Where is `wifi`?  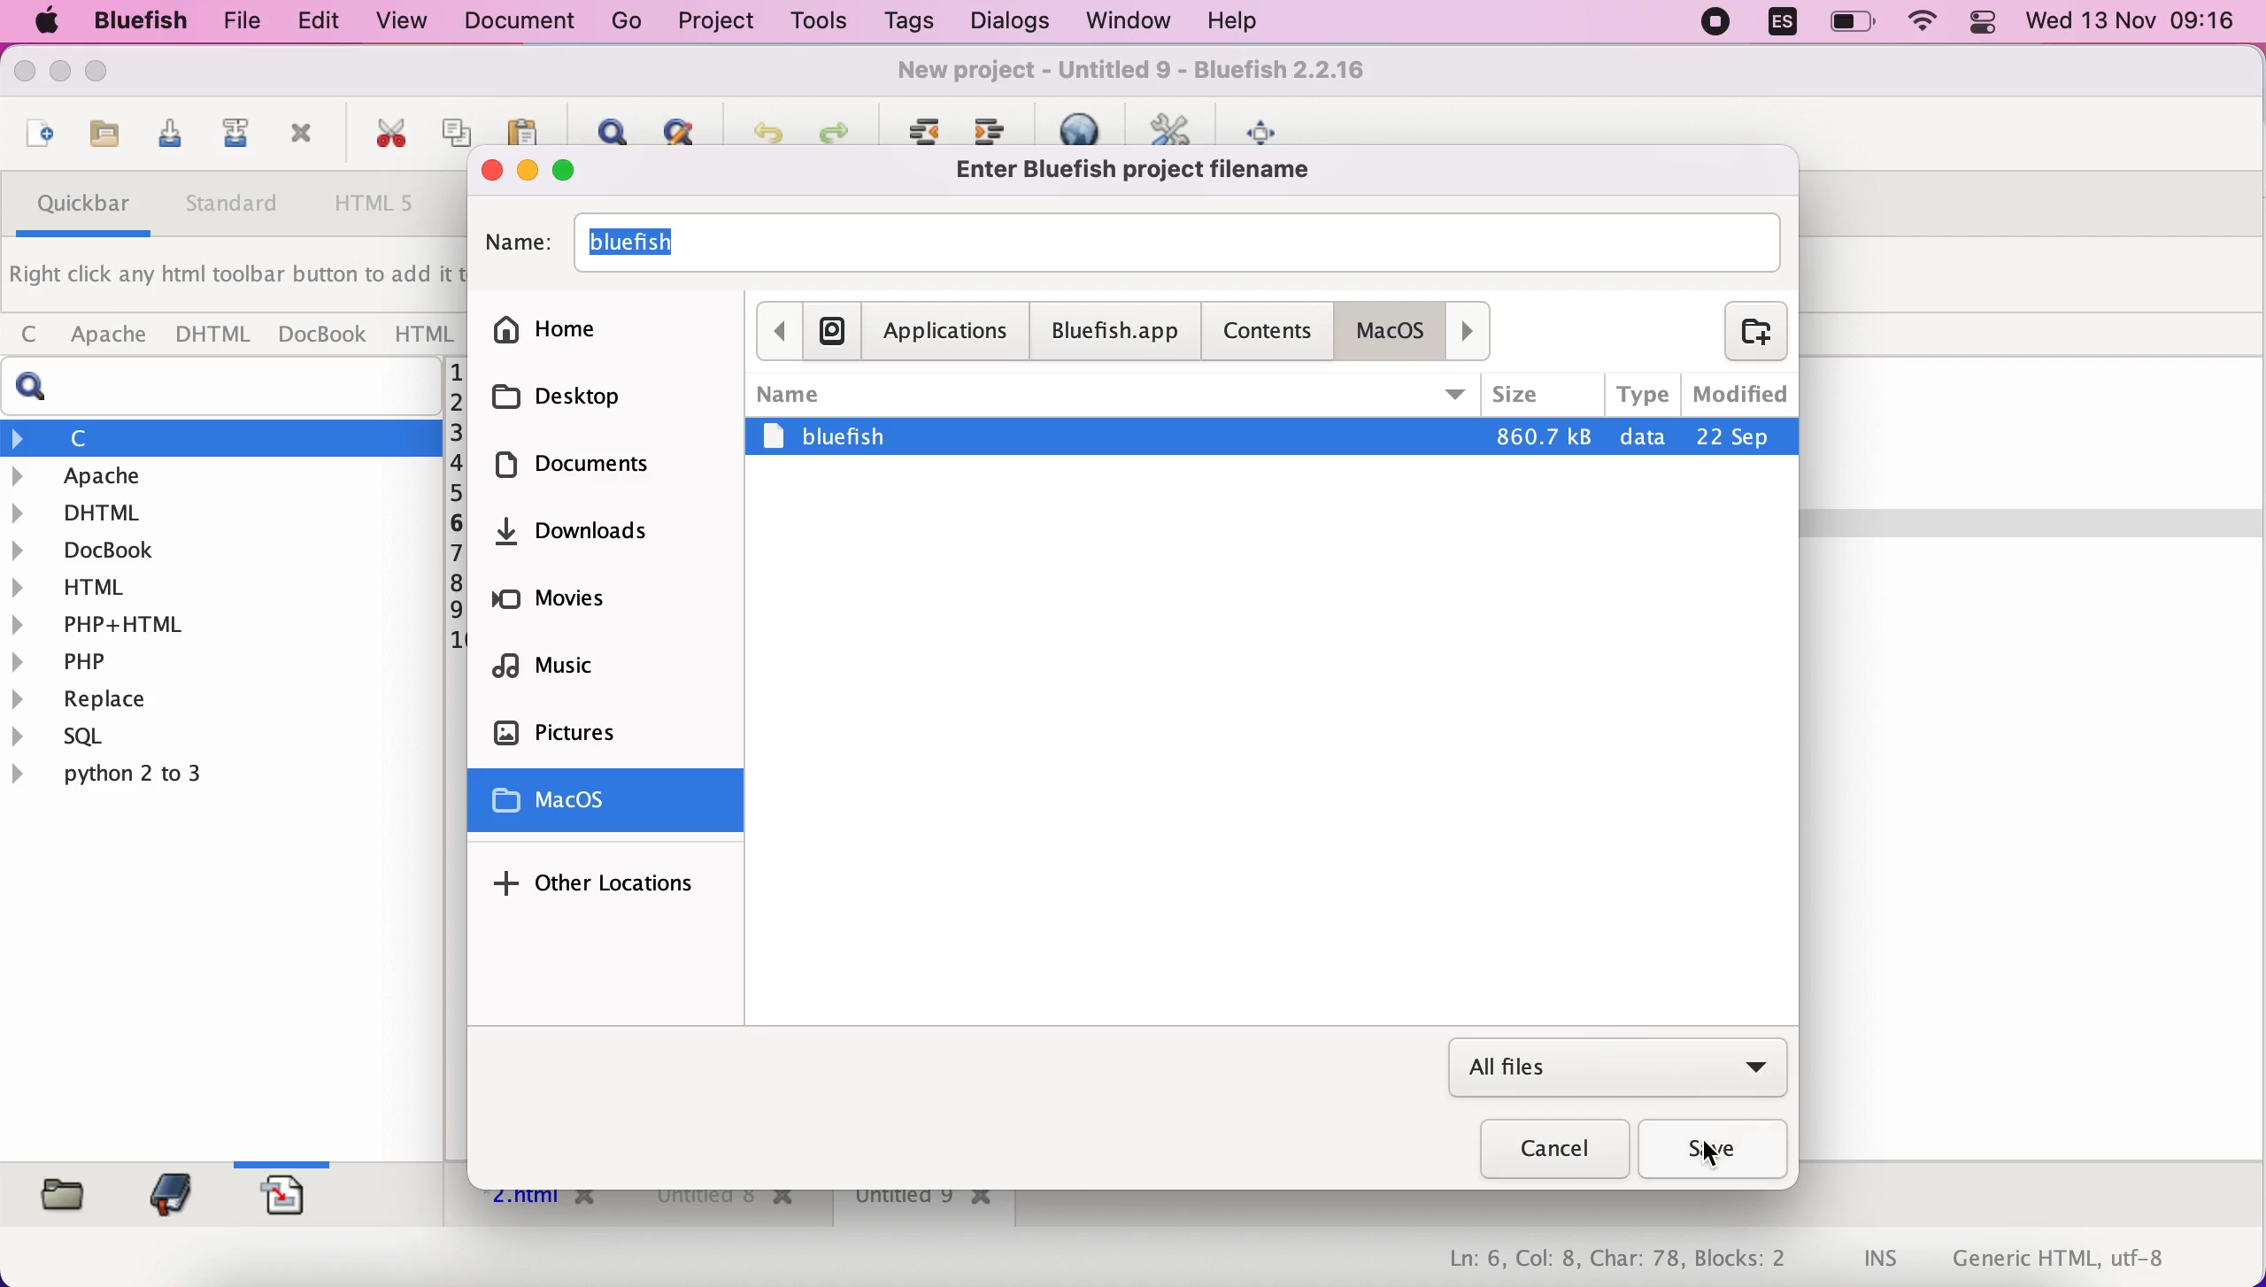 wifi is located at coordinates (1925, 24).